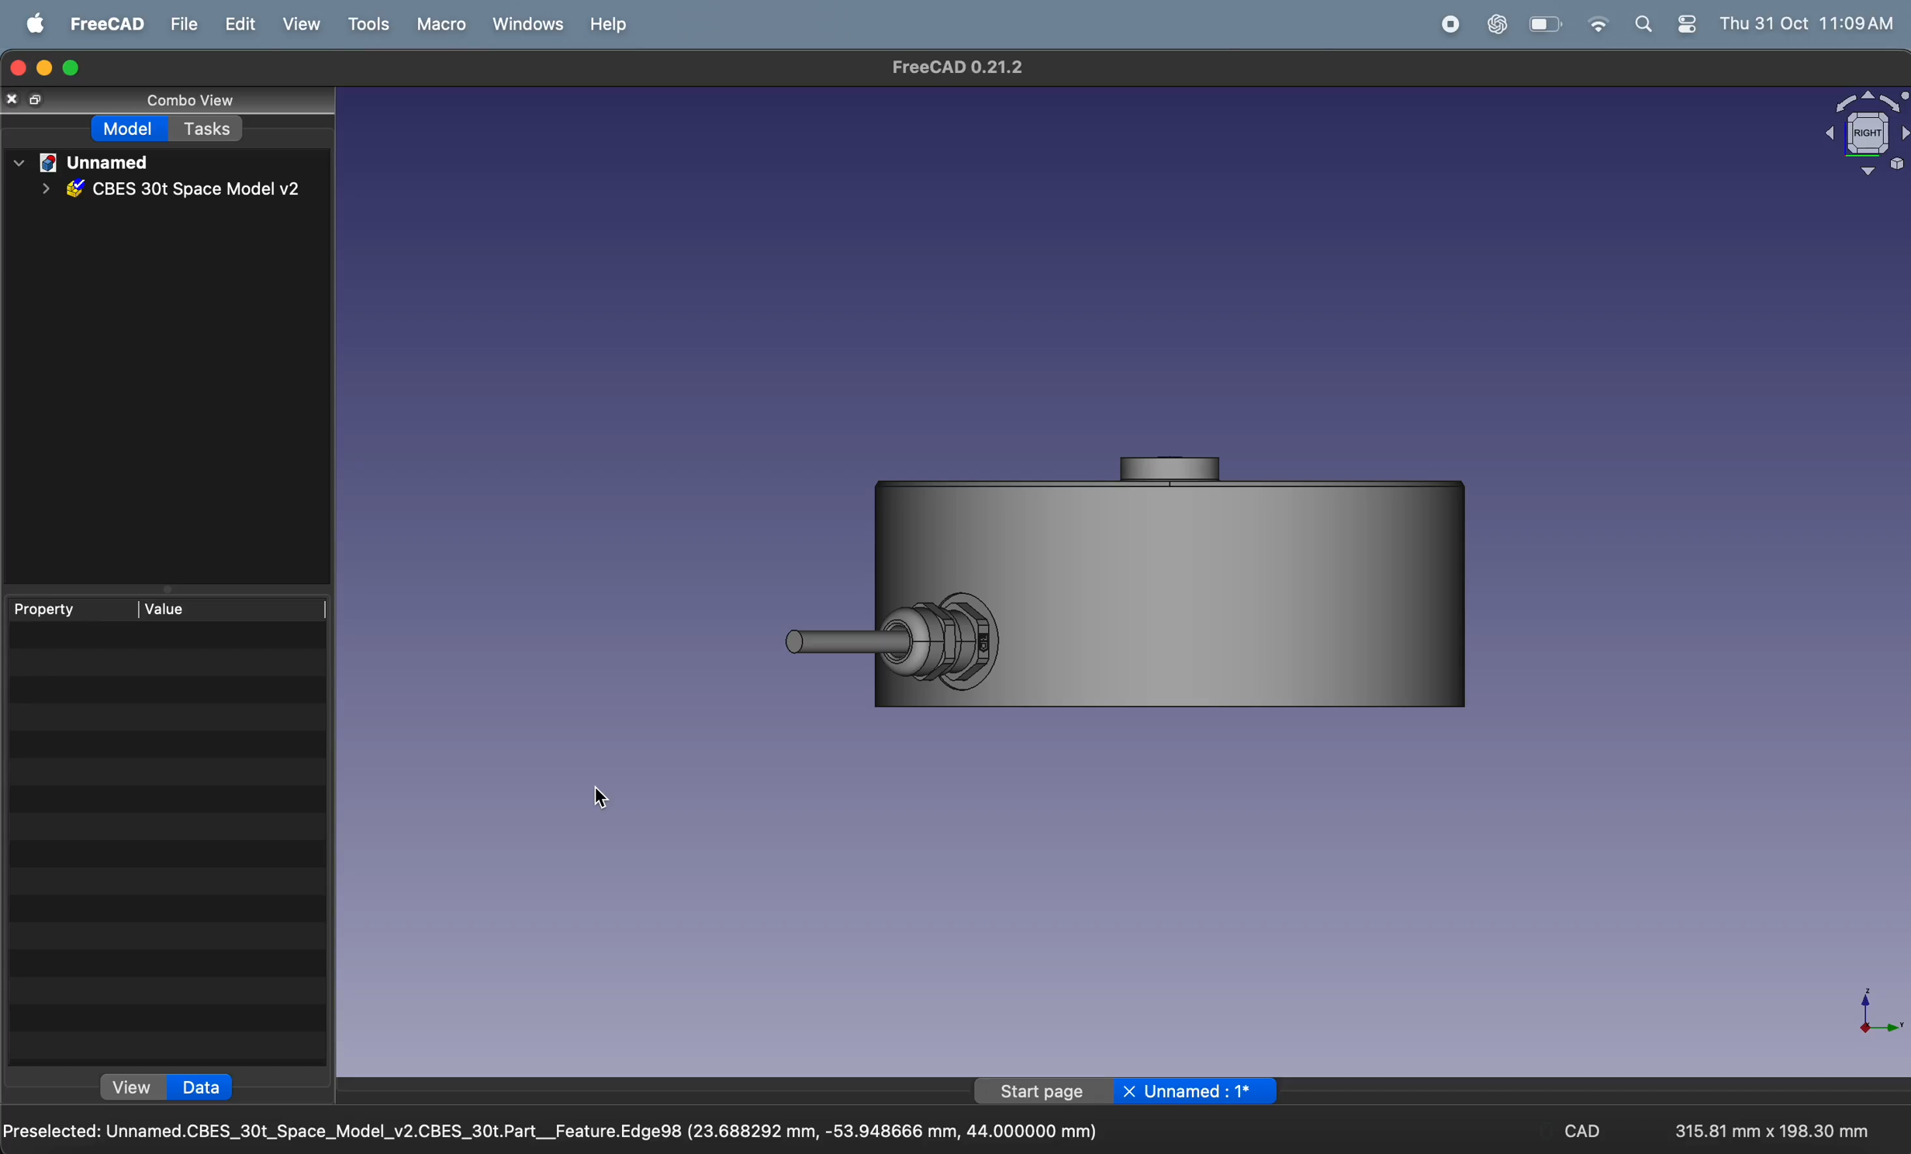 This screenshot has height=1154, width=1911. Describe the element at coordinates (1775, 1132) in the screenshot. I see `315.81 mm x 198.30 mm` at that location.